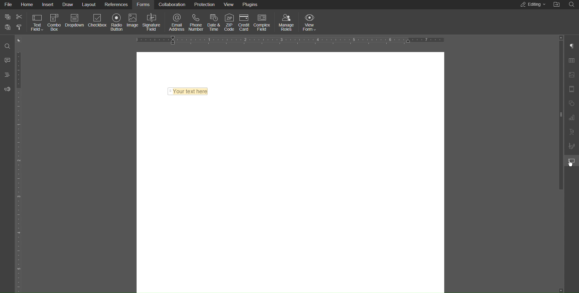  Describe the element at coordinates (574, 46) in the screenshot. I see `Paragraph Settings` at that location.